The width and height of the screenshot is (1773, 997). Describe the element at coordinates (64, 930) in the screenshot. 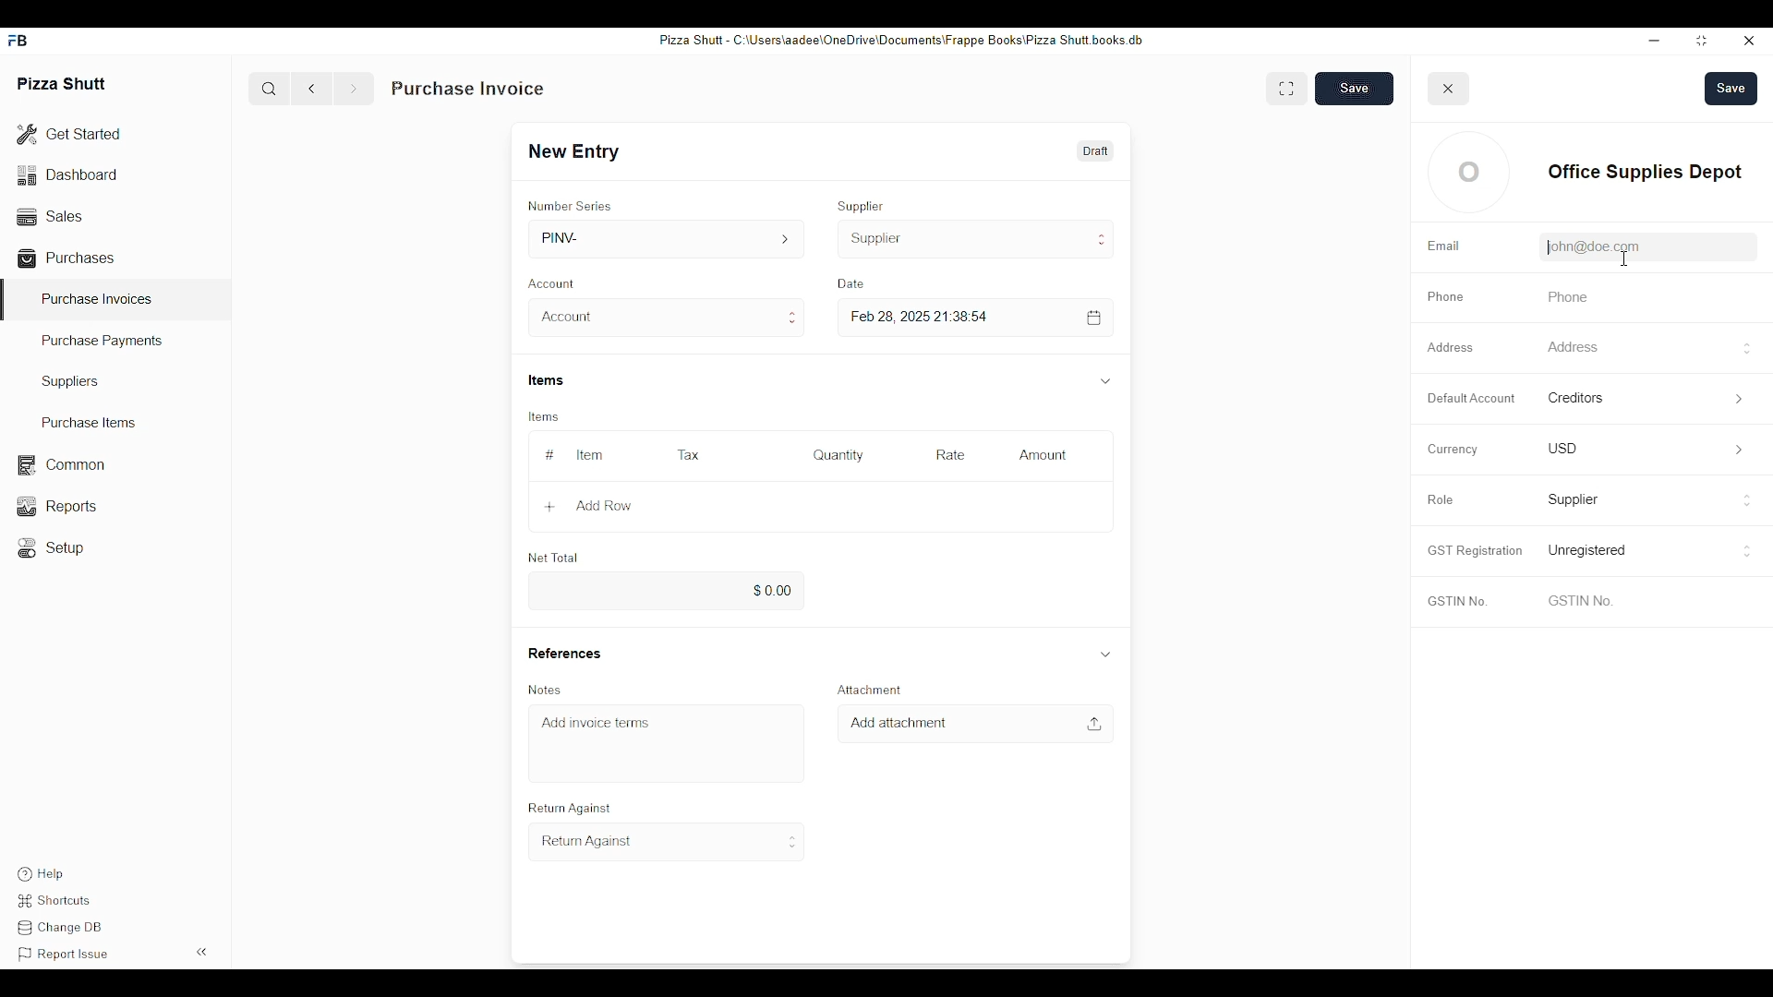

I see `Change DB` at that location.